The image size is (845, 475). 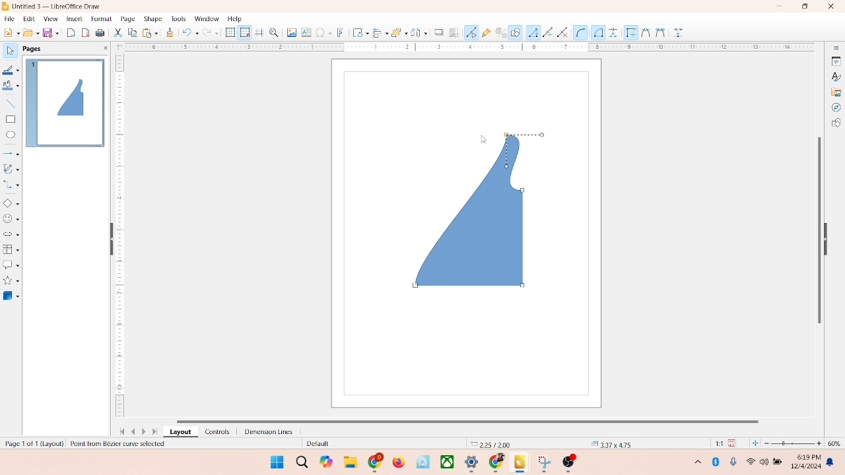 I want to click on hidden icons, so click(x=691, y=464).